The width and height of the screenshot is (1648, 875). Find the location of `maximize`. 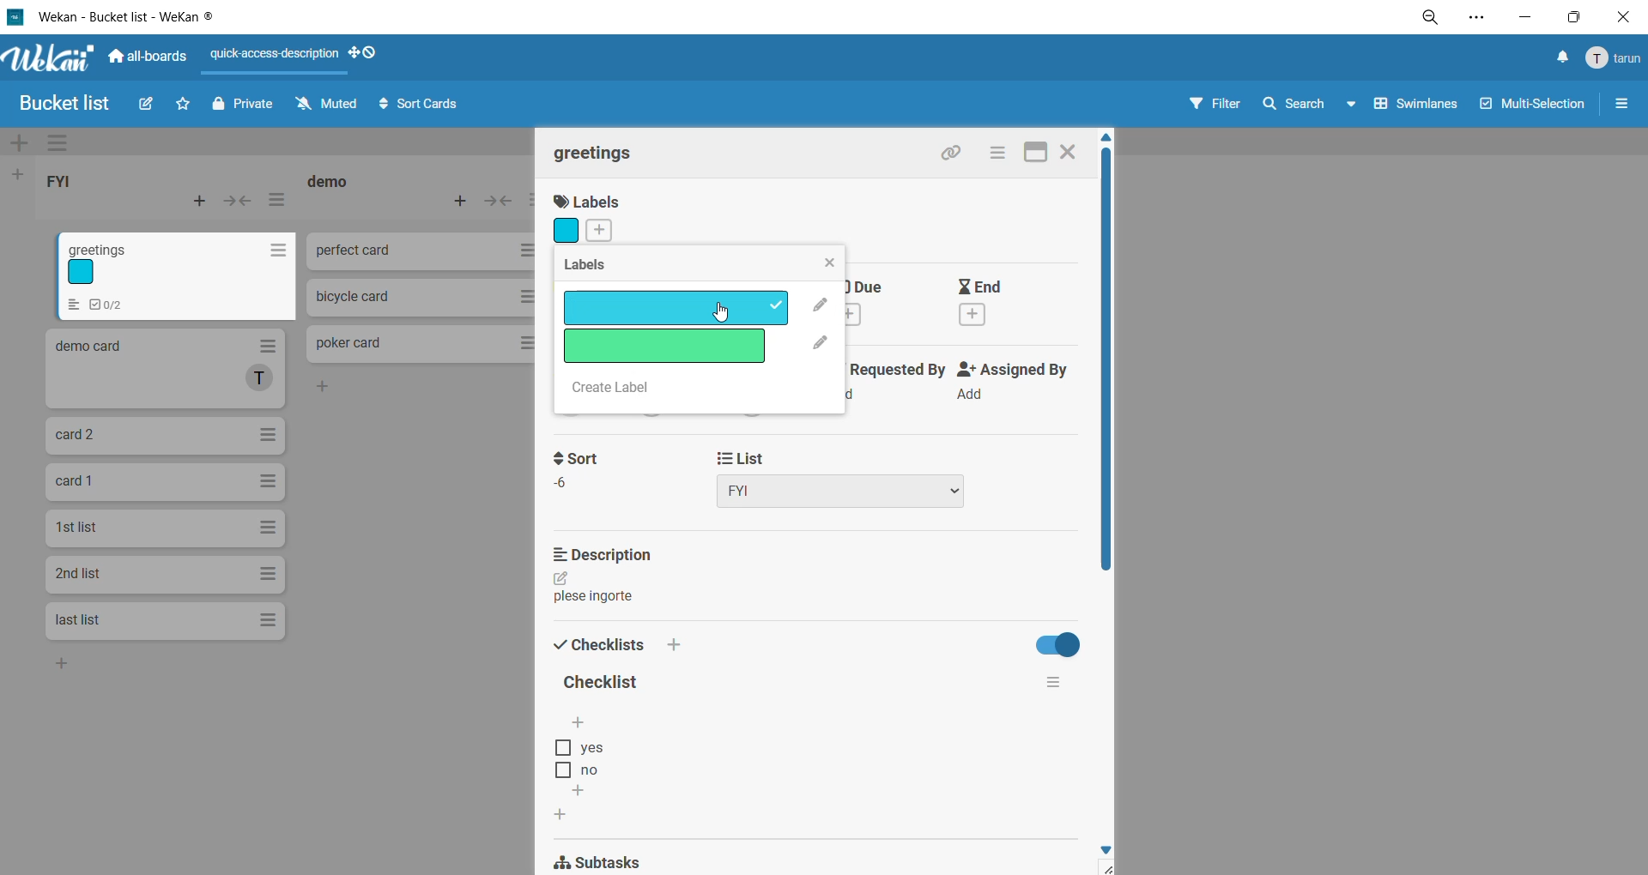

maximize is located at coordinates (1571, 17).